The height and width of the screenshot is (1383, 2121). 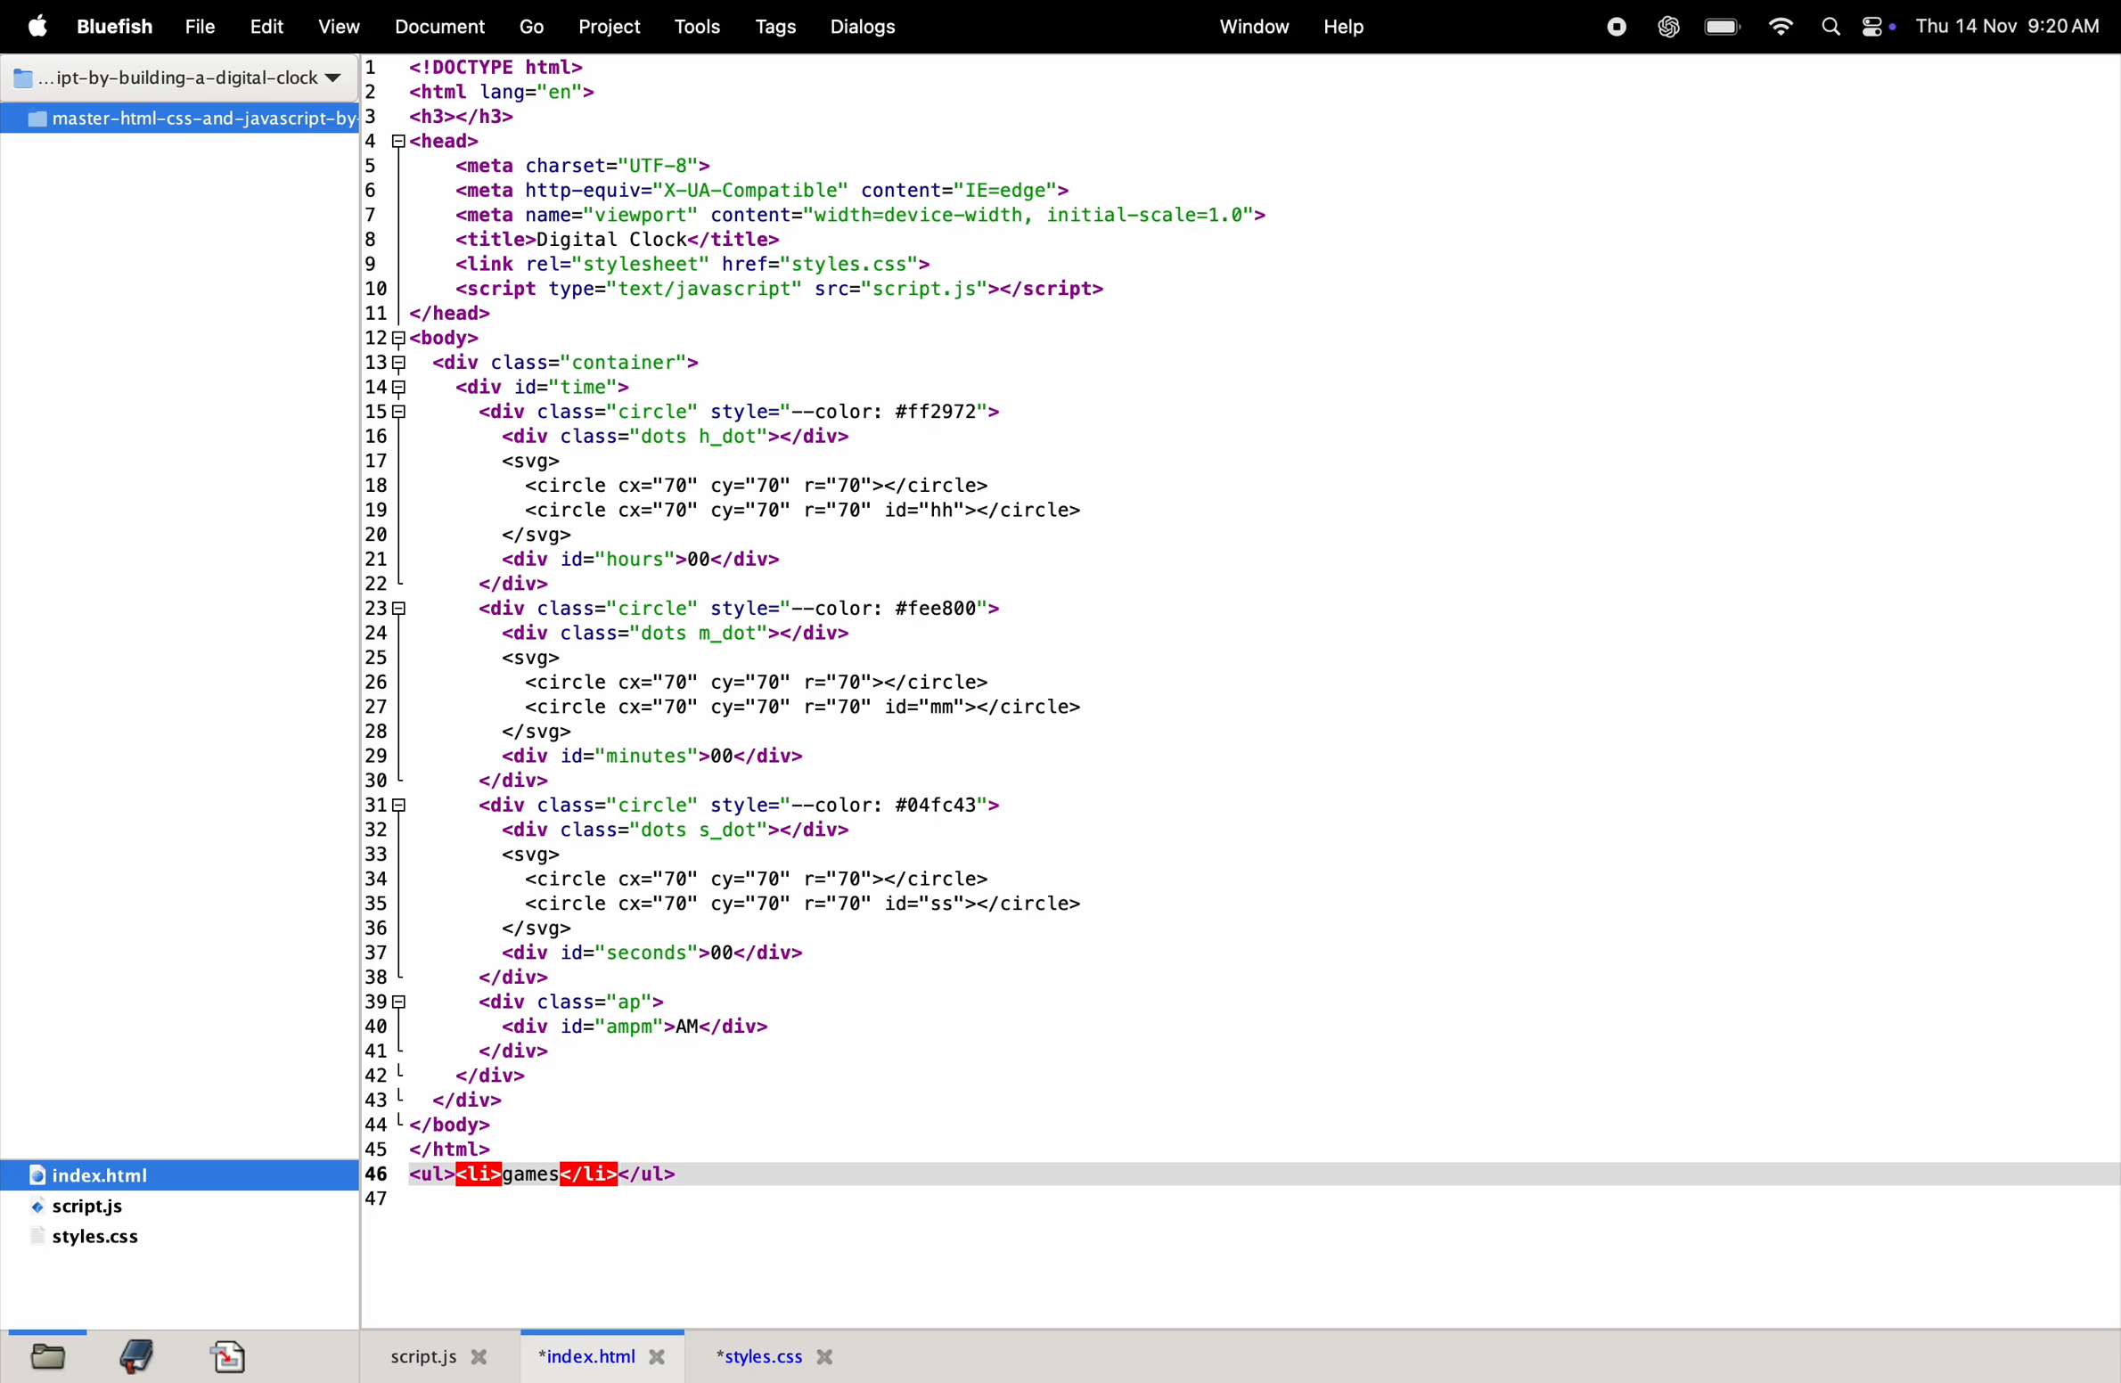 What do you see at coordinates (235, 1356) in the screenshot?
I see `document` at bounding box center [235, 1356].